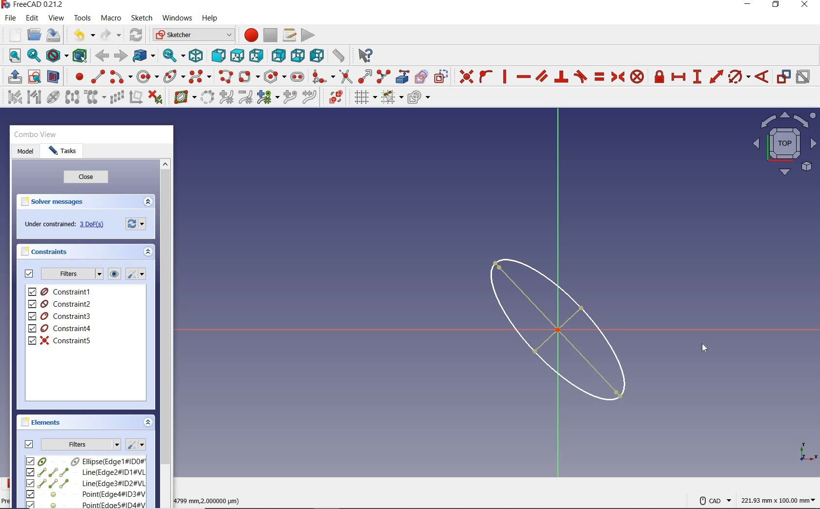 The image size is (820, 509). Describe the element at coordinates (267, 97) in the screenshot. I see `modify knot multiplicity` at that location.